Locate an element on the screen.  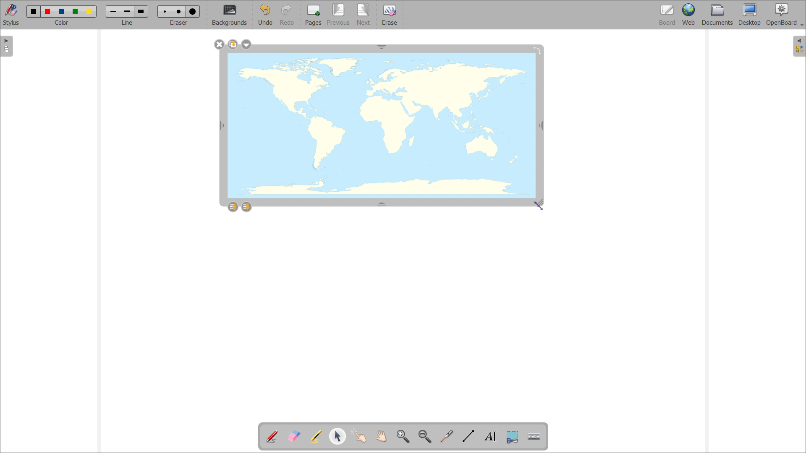
zoom out is located at coordinates (425, 436).